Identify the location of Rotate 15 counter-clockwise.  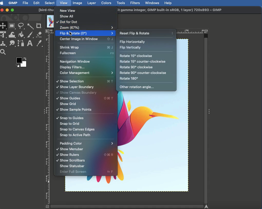
(143, 62).